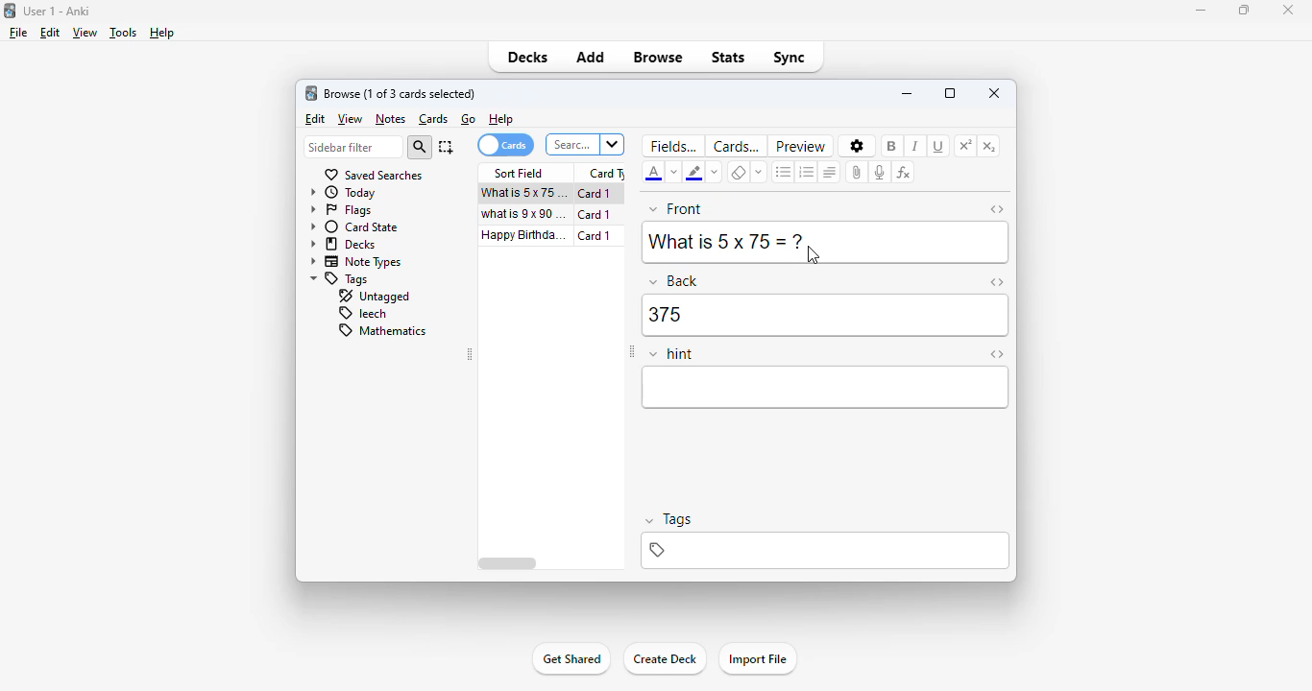  Describe the element at coordinates (520, 174) in the screenshot. I see `sort field` at that location.